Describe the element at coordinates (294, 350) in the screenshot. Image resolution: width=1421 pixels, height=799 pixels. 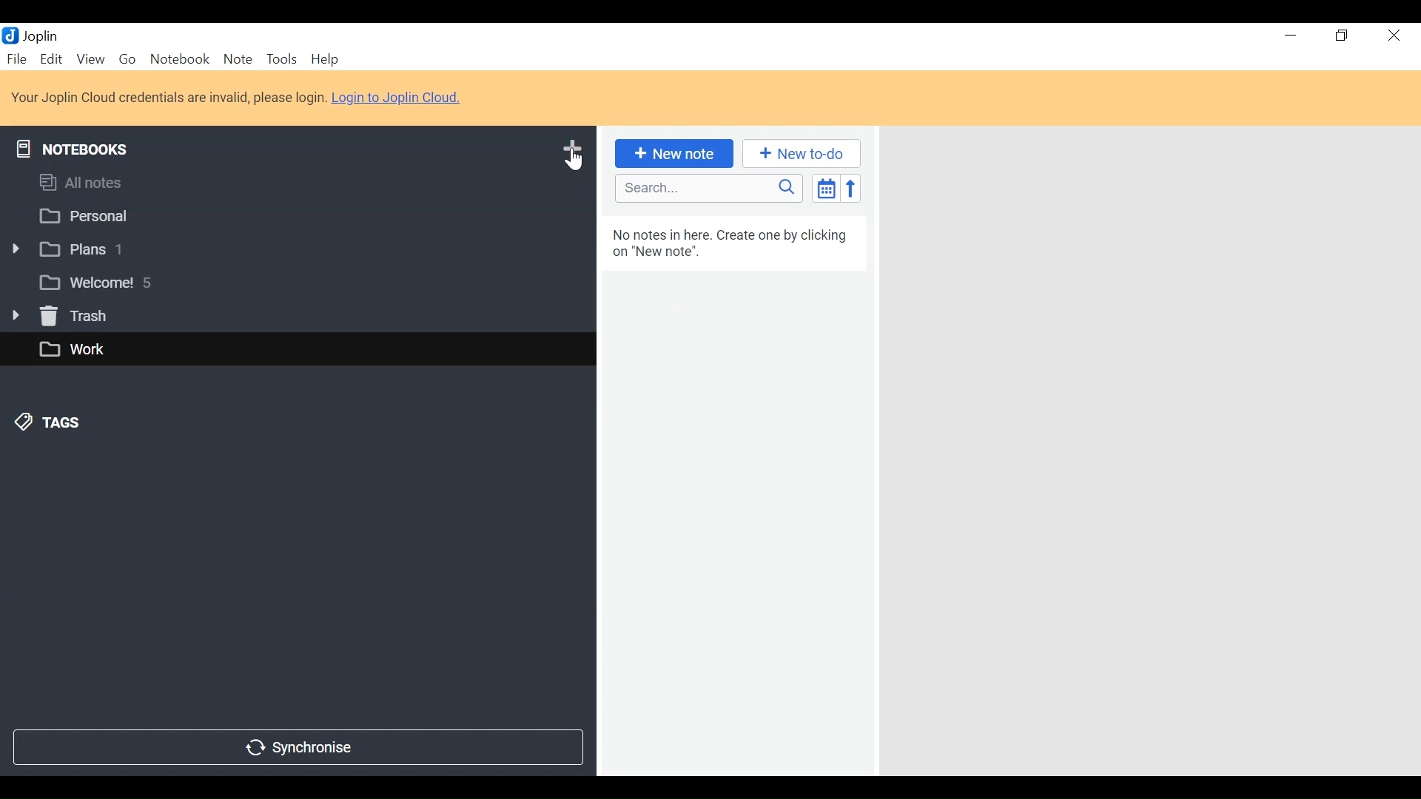
I see `work ` at that location.